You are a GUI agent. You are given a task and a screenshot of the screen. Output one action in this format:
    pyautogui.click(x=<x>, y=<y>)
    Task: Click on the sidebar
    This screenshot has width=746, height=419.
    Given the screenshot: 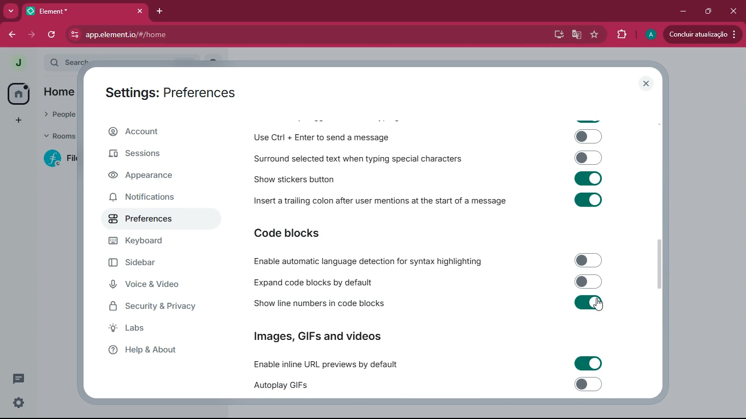 What is the action you would take?
    pyautogui.click(x=152, y=263)
    